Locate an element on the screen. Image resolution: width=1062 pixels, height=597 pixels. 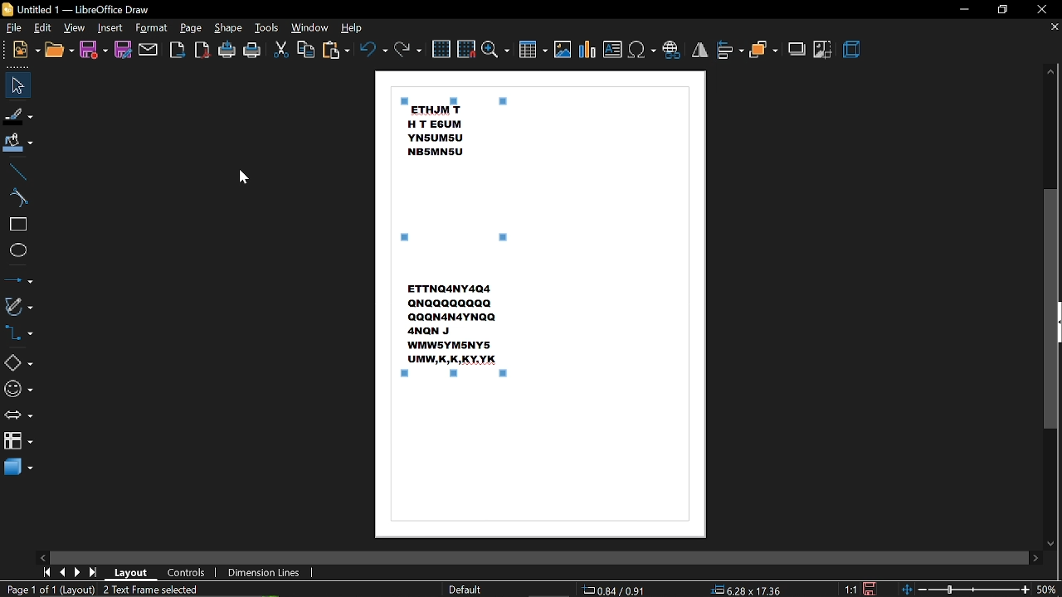
file is located at coordinates (15, 28).